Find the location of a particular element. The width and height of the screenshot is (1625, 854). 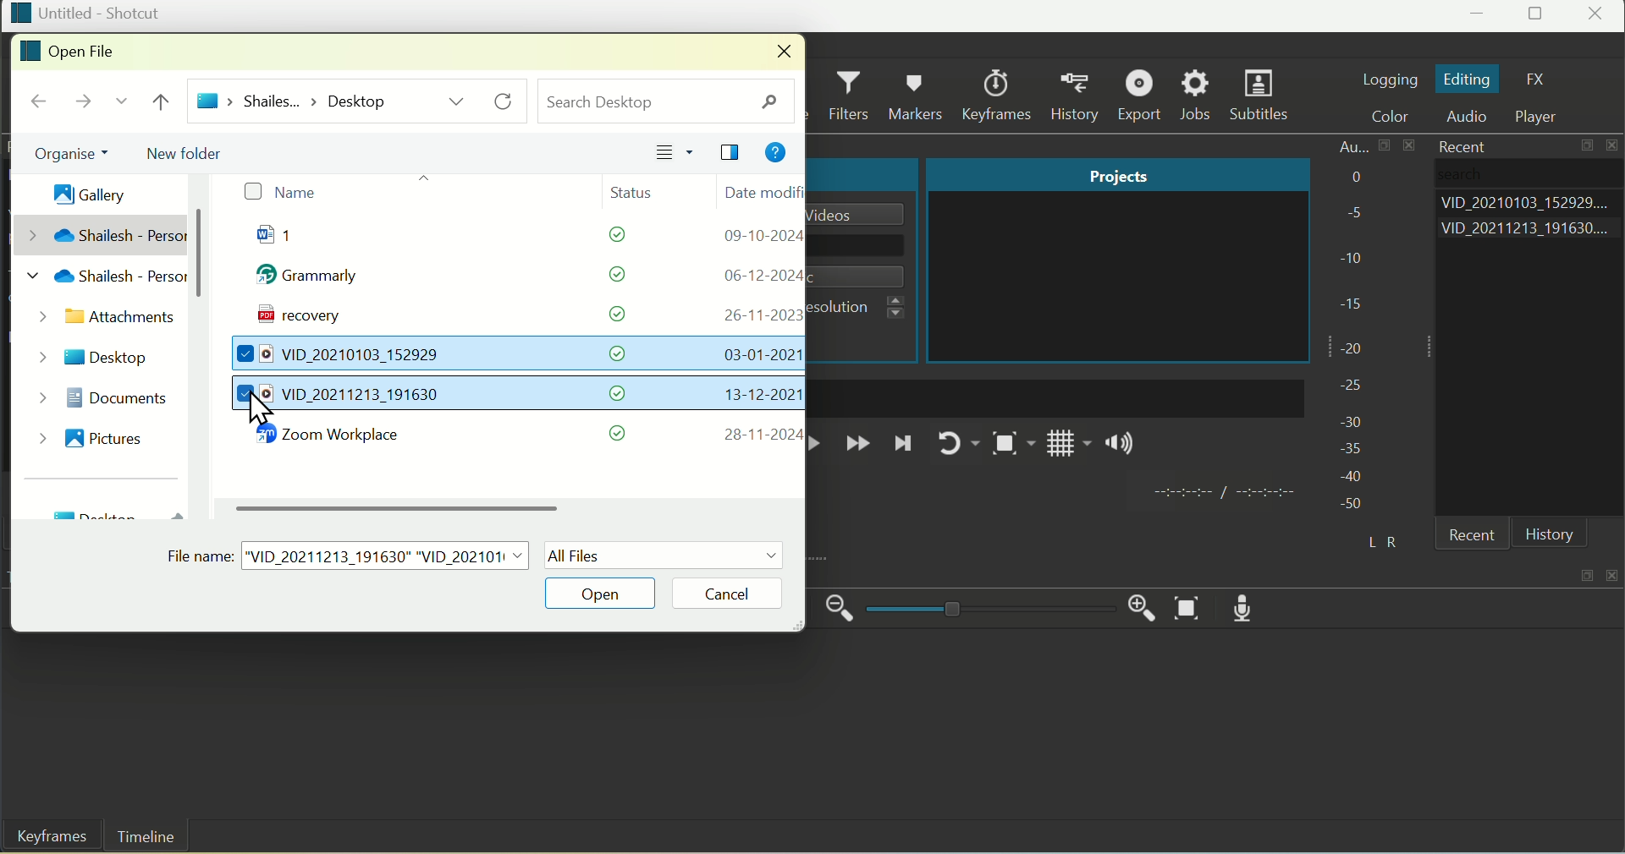

recovery is located at coordinates (294, 318).